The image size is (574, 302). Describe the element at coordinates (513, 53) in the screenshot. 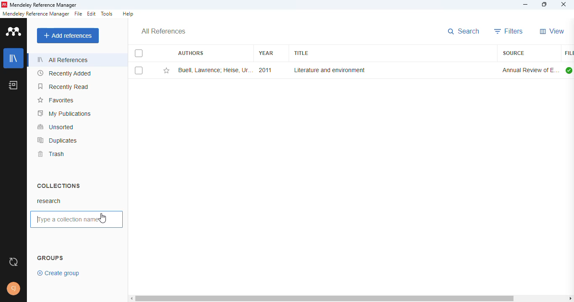

I see `source` at that location.